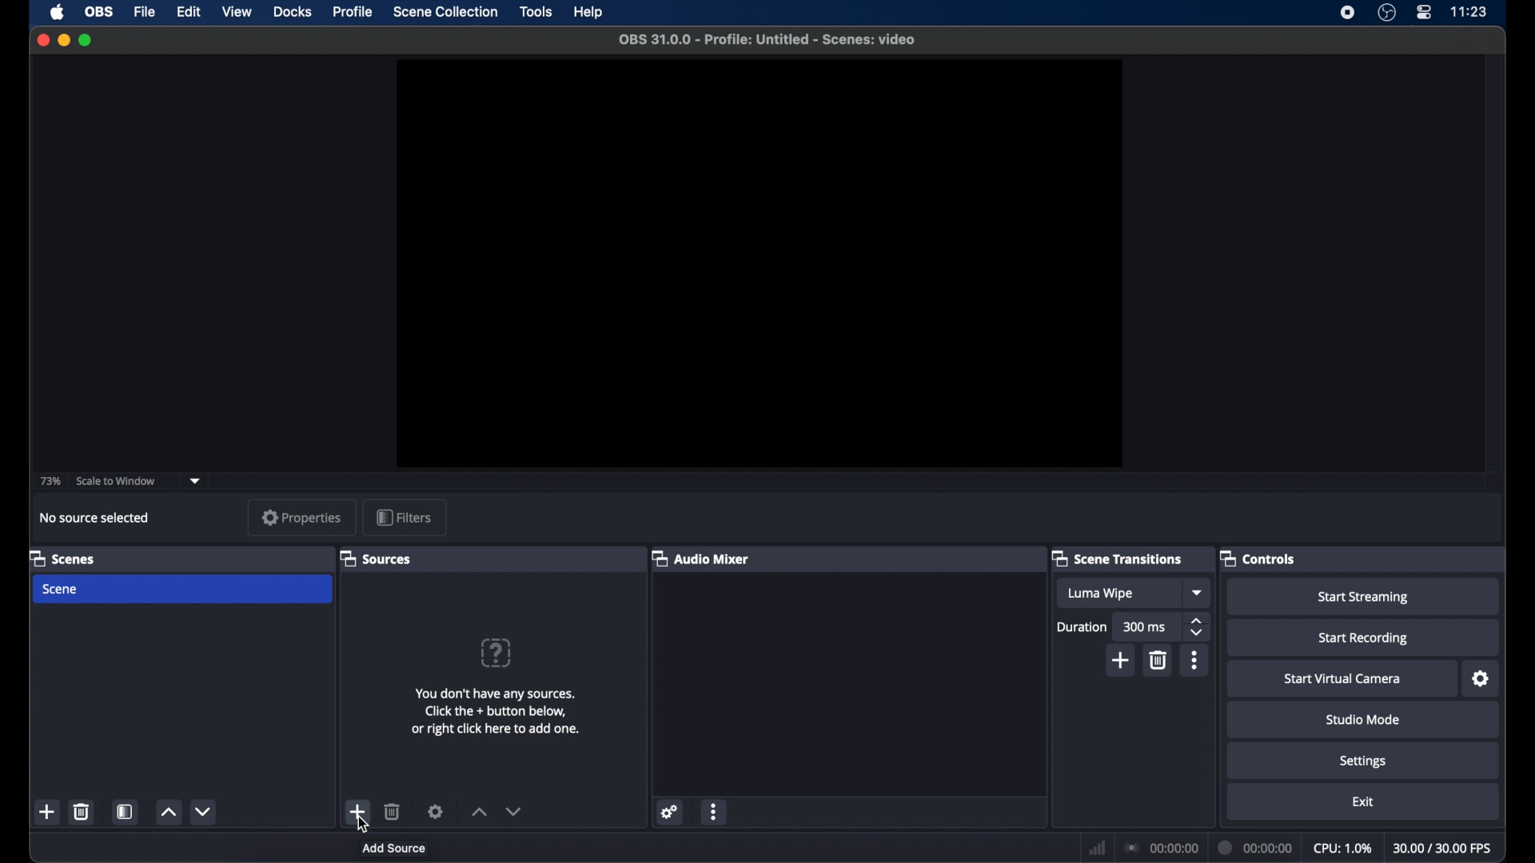  Describe the element at coordinates (101, 11) in the screenshot. I see `obs` at that location.